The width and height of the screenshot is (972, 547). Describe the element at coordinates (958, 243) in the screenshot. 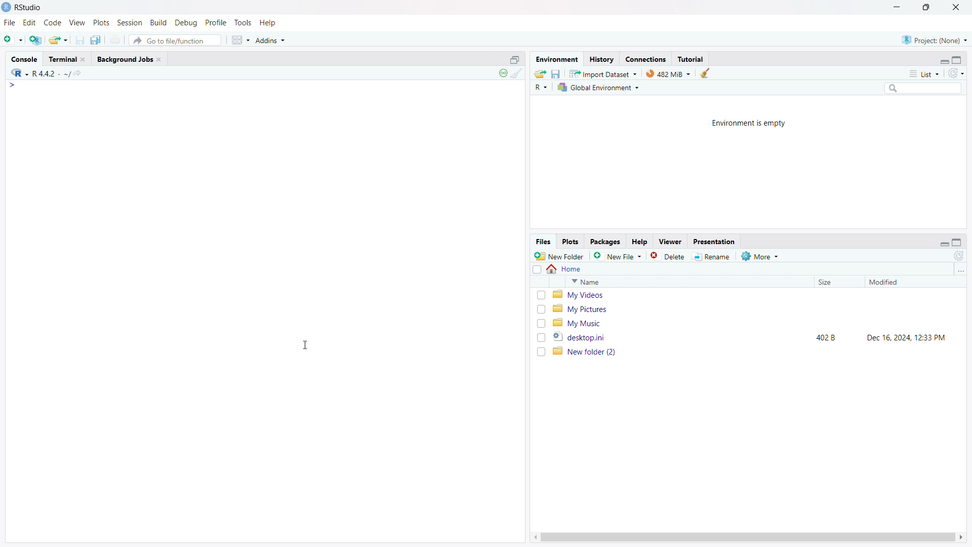

I see `expand pane` at that location.